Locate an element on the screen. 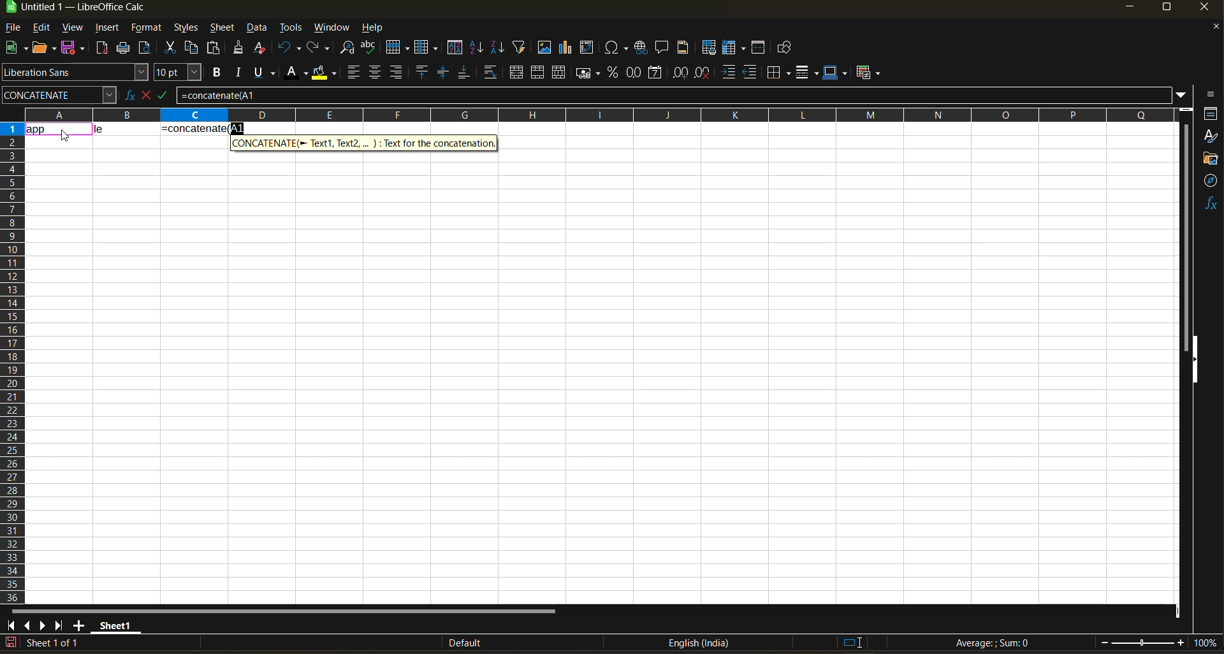  merge and center is located at coordinates (516, 74).